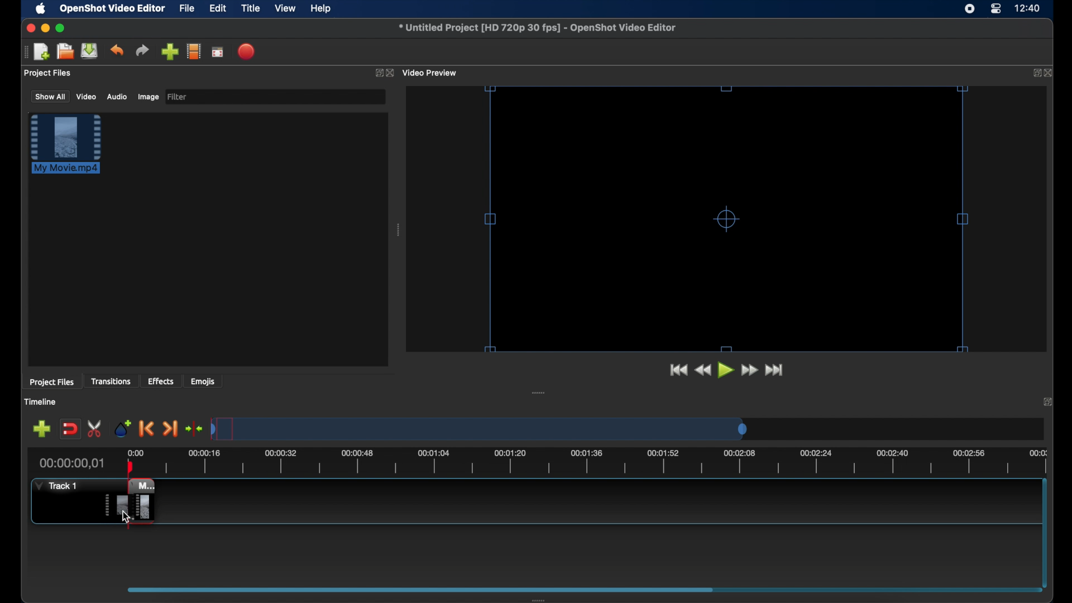 The width and height of the screenshot is (1072, 603). I want to click on import files, so click(170, 52).